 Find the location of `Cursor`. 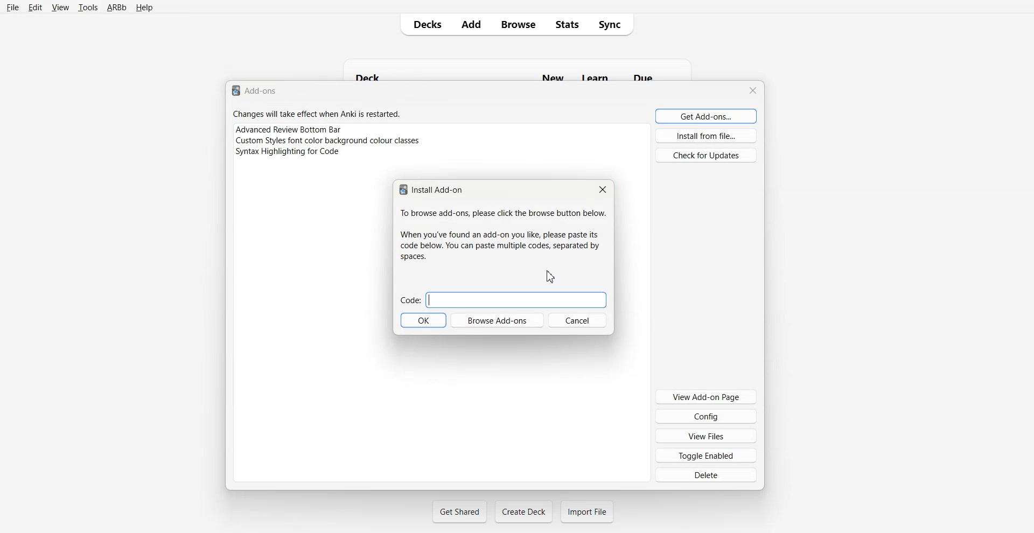

Cursor is located at coordinates (551, 276).